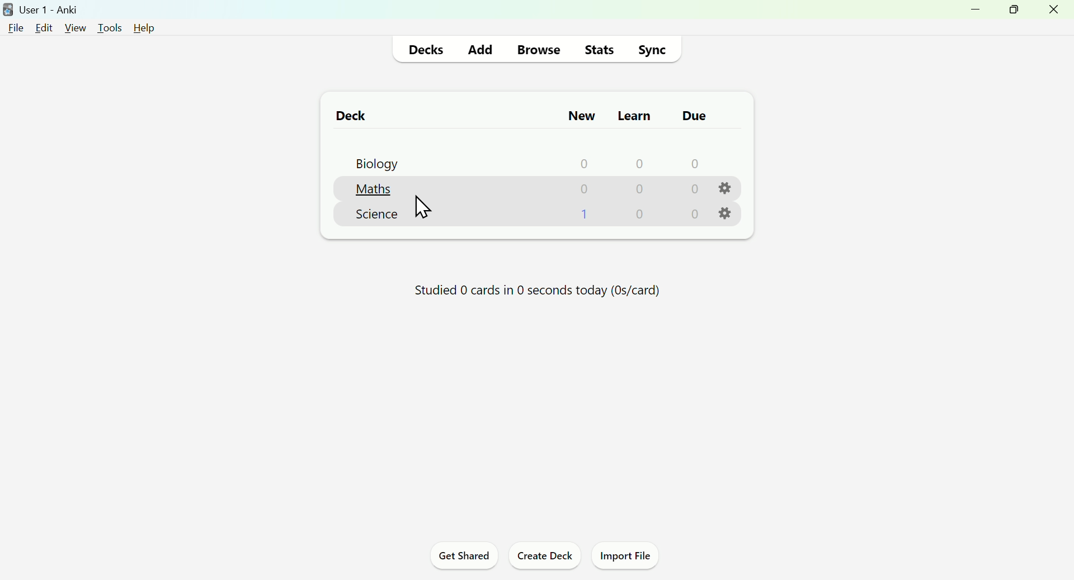 The image size is (1074, 580). I want to click on Sync, so click(655, 48).